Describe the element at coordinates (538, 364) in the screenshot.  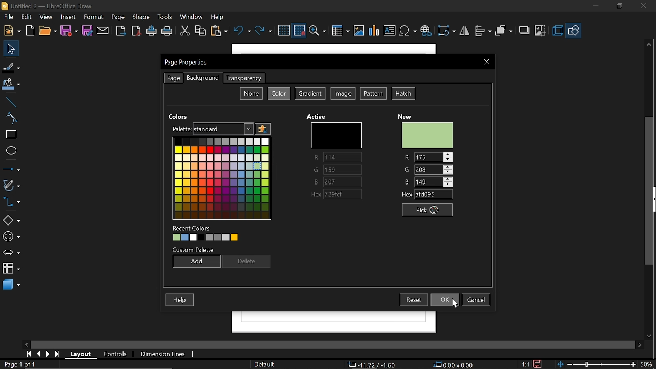
I see `Save` at that location.